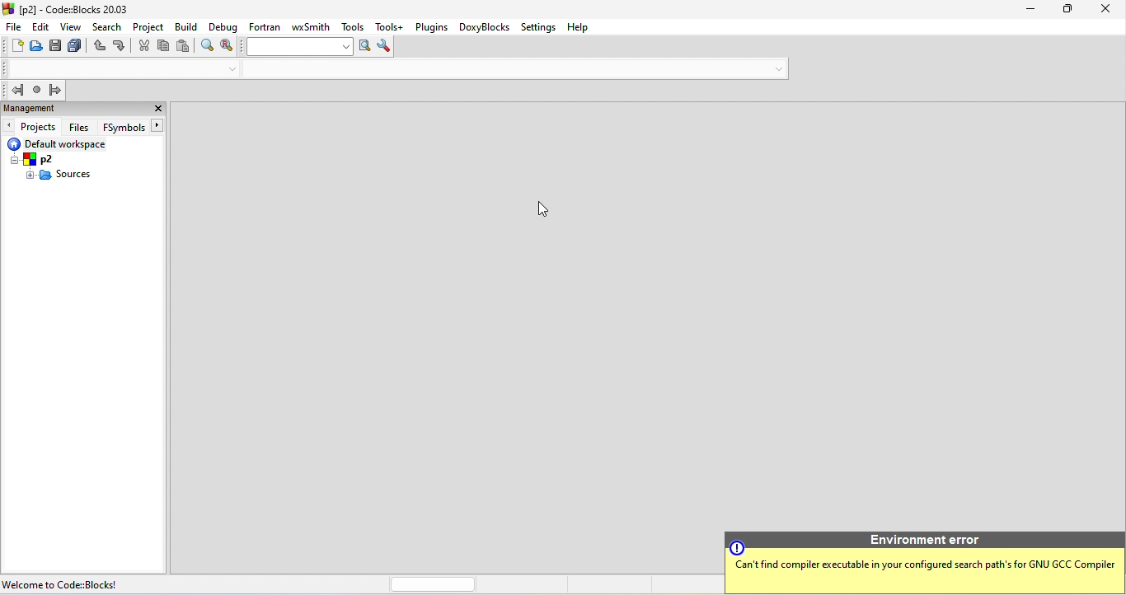 The height and width of the screenshot is (595, 1126). I want to click on help, so click(580, 30).